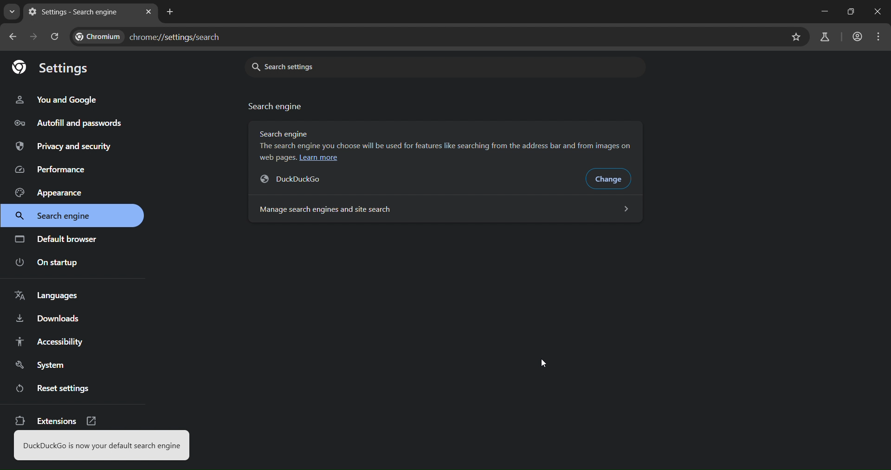  What do you see at coordinates (879, 38) in the screenshot?
I see `menu` at bounding box center [879, 38].